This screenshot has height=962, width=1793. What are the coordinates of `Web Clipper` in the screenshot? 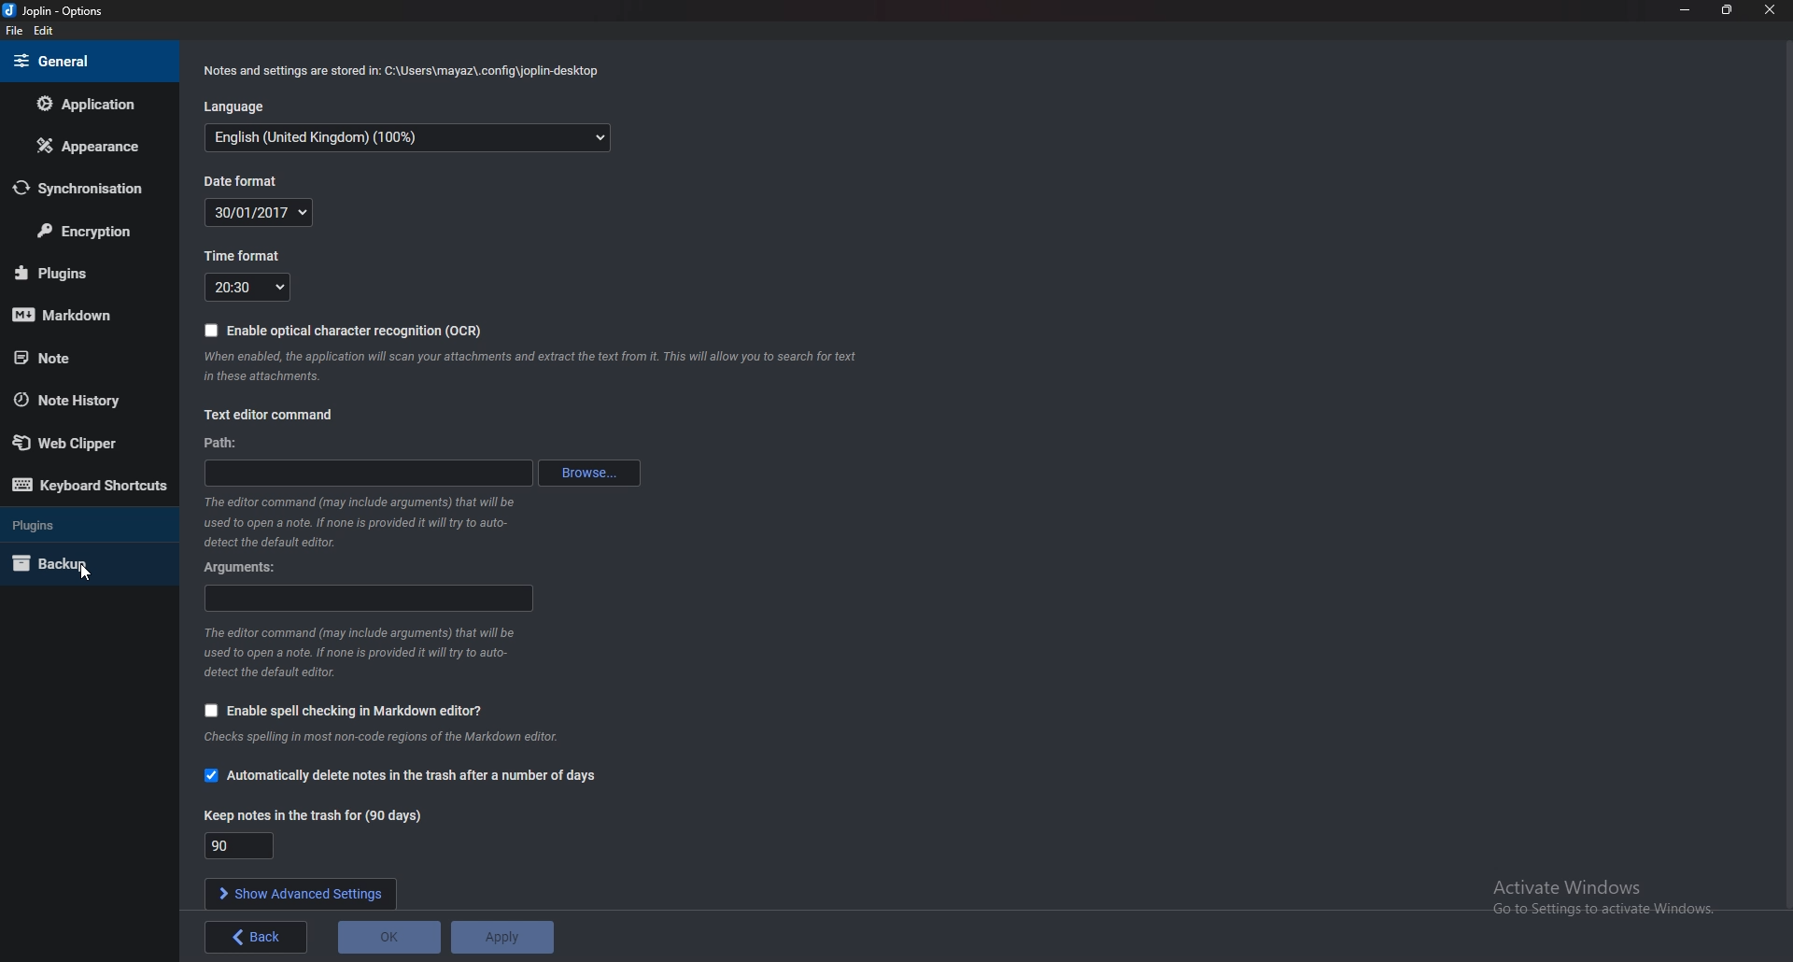 It's located at (73, 444).